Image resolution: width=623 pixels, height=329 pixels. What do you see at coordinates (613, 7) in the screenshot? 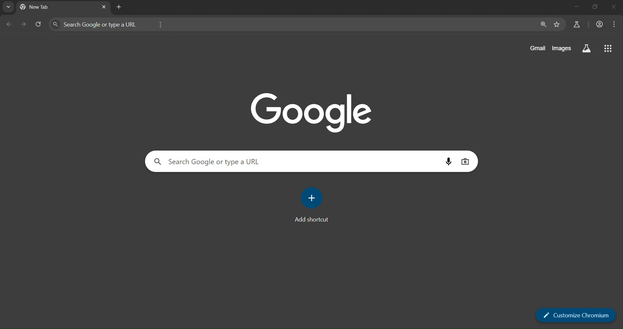
I see `close` at bounding box center [613, 7].